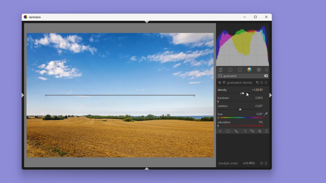  I want to click on drawn mask, so click(236, 131).